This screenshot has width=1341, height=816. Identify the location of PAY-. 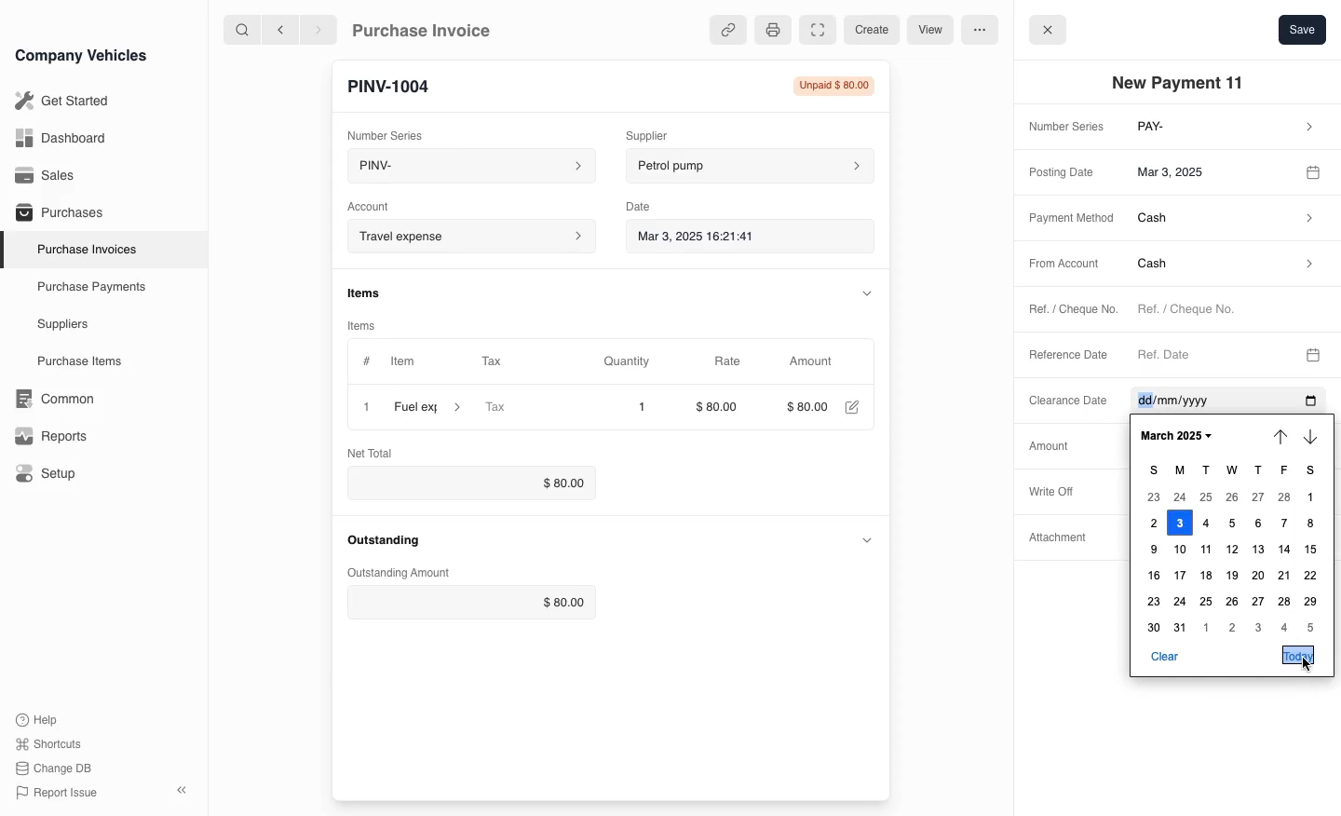
(1227, 129).